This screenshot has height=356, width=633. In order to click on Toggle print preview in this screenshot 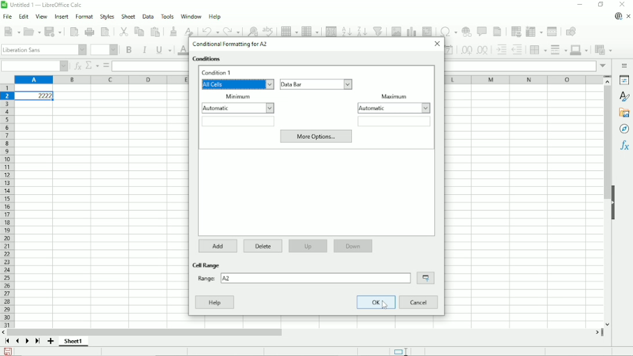, I will do `click(106, 31)`.